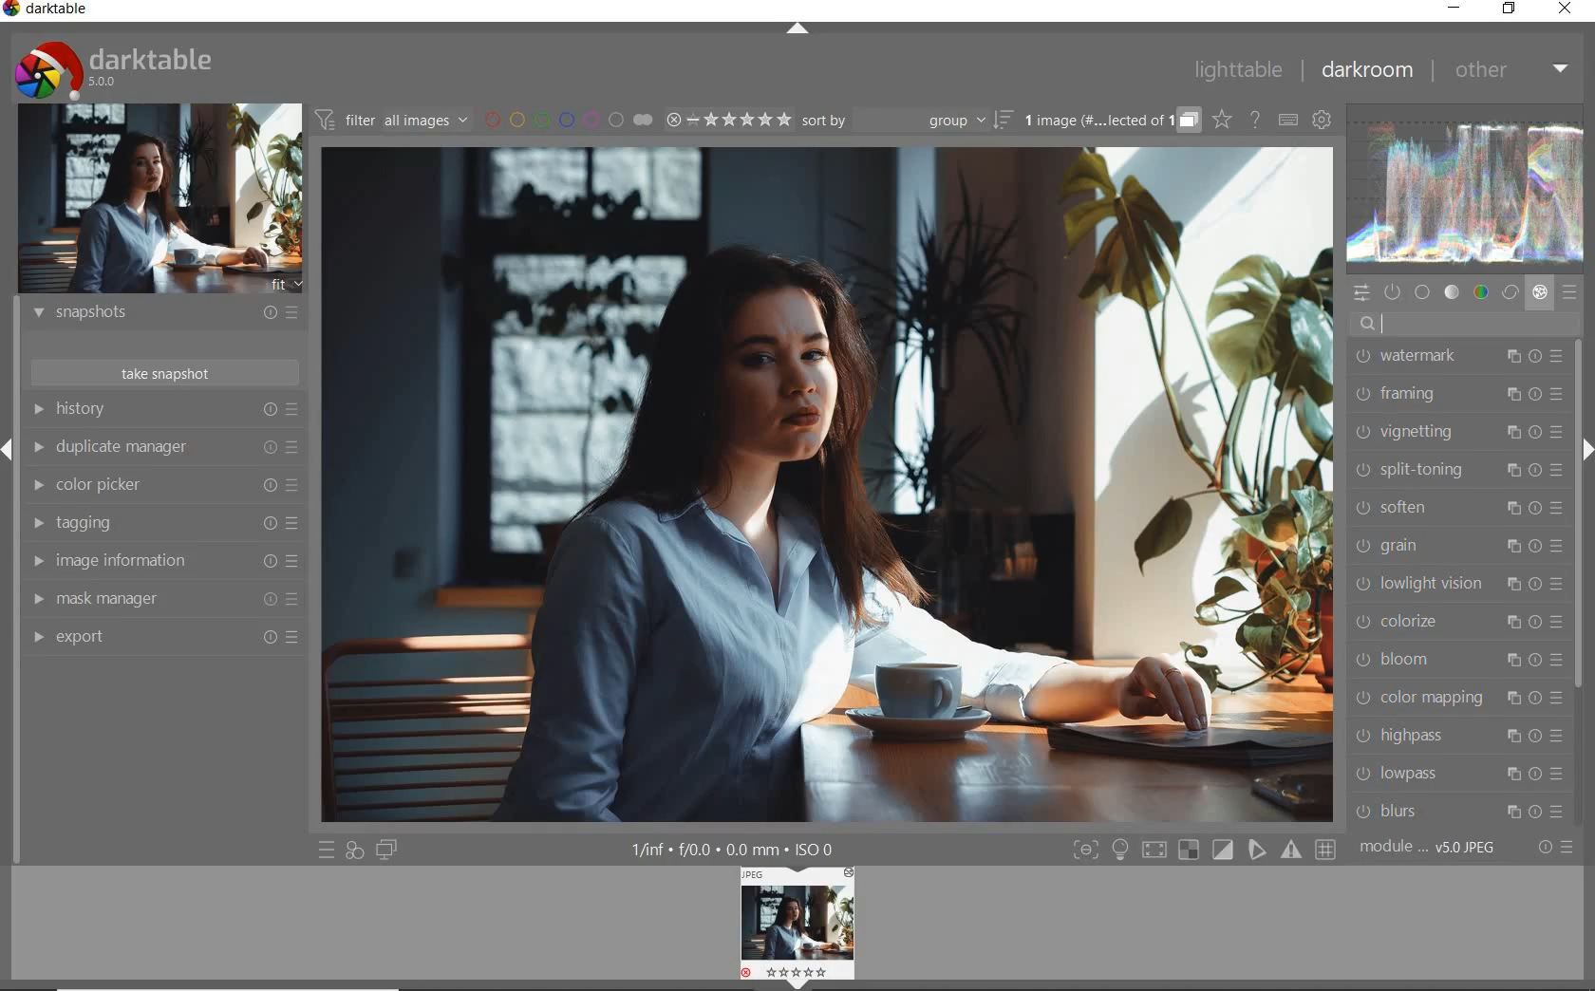 This screenshot has height=991, width=1595. Describe the element at coordinates (1464, 325) in the screenshot. I see `search modules by name` at that location.